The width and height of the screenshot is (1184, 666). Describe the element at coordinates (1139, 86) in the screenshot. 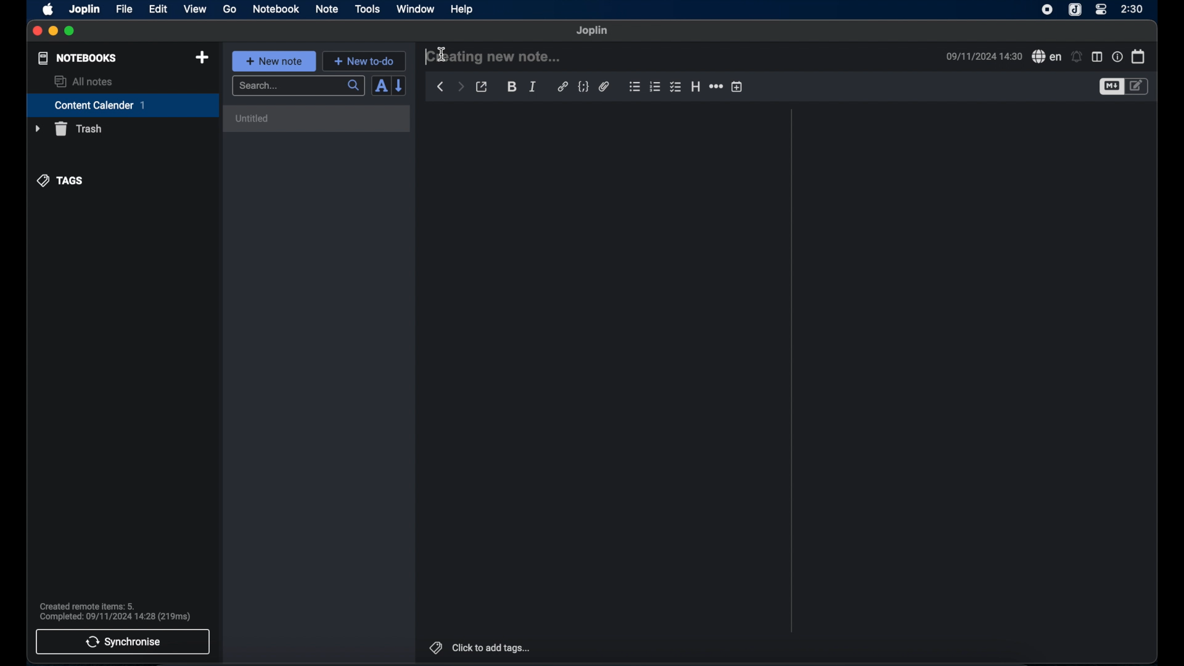

I see `toggle editor` at that location.